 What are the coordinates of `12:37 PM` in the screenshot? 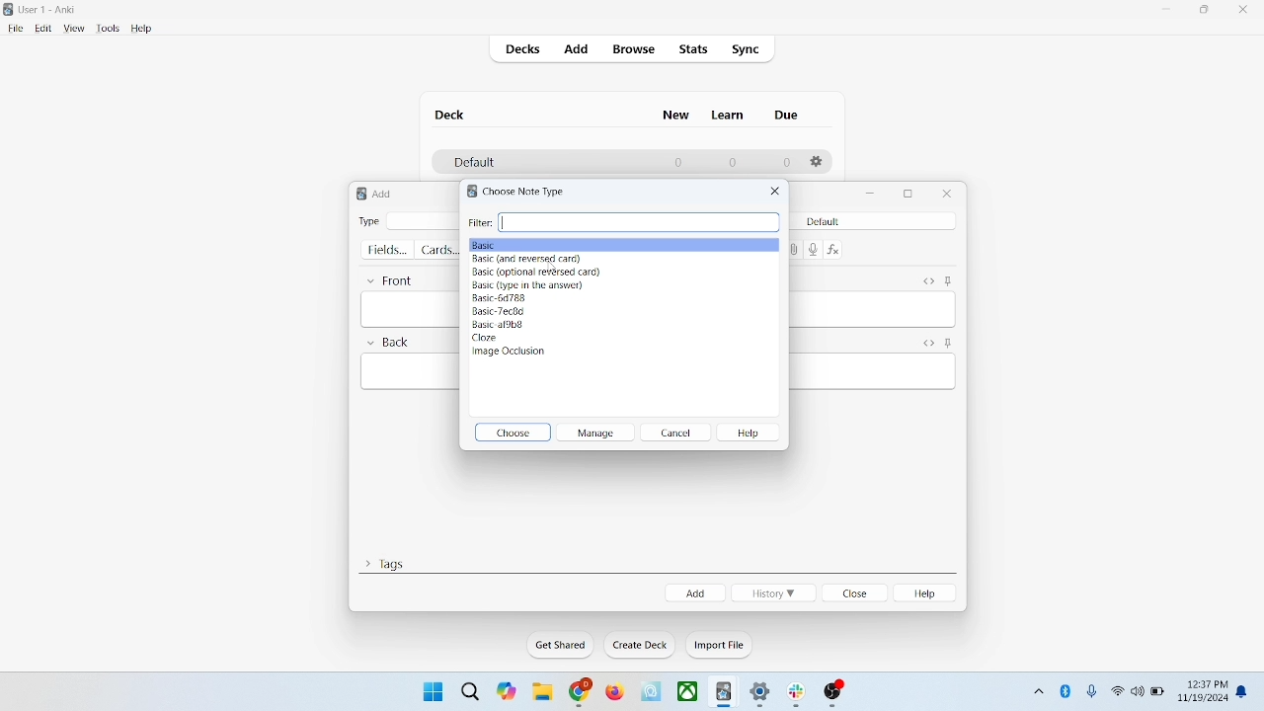 It's located at (1206, 684).